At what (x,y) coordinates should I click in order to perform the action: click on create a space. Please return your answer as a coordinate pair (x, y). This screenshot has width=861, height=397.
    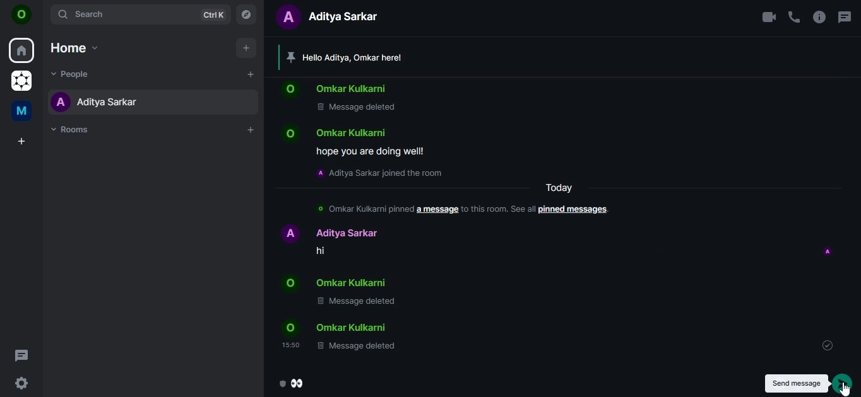
    Looking at the image, I should click on (21, 142).